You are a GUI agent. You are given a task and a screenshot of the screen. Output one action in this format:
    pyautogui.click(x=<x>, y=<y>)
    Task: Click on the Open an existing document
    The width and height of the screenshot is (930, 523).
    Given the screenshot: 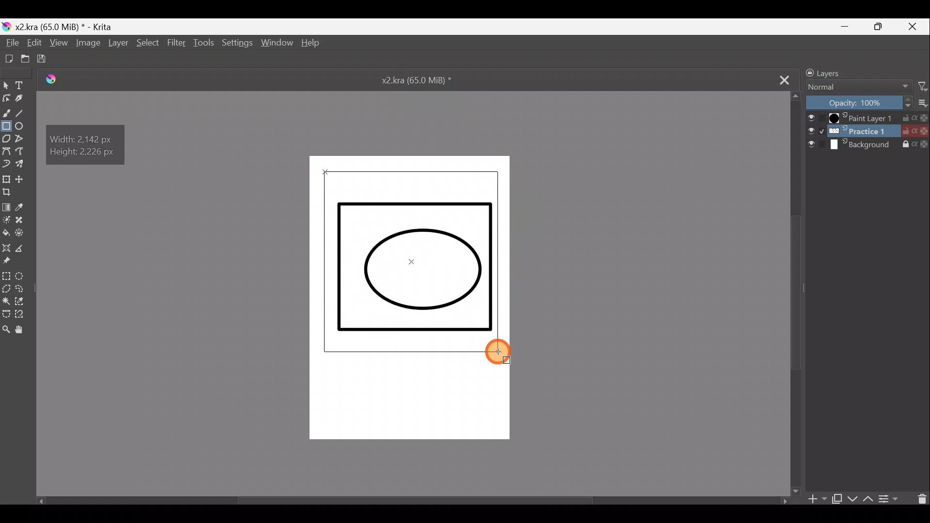 What is the action you would take?
    pyautogui.click(x=24, y=60)
    